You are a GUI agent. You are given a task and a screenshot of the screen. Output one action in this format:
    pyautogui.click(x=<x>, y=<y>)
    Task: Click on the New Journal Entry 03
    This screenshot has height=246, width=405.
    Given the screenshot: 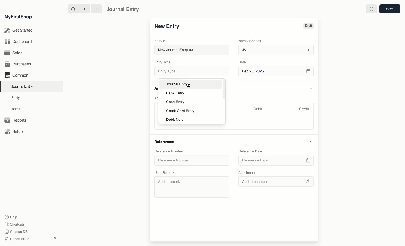 What is the action you would take?
    pyautogui.click(x=193, y=50)
    